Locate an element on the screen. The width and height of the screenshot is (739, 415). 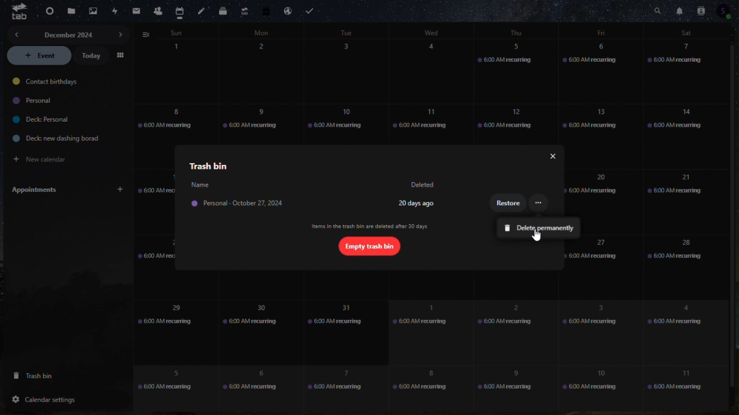
more options is located at coordinates (539, 203).